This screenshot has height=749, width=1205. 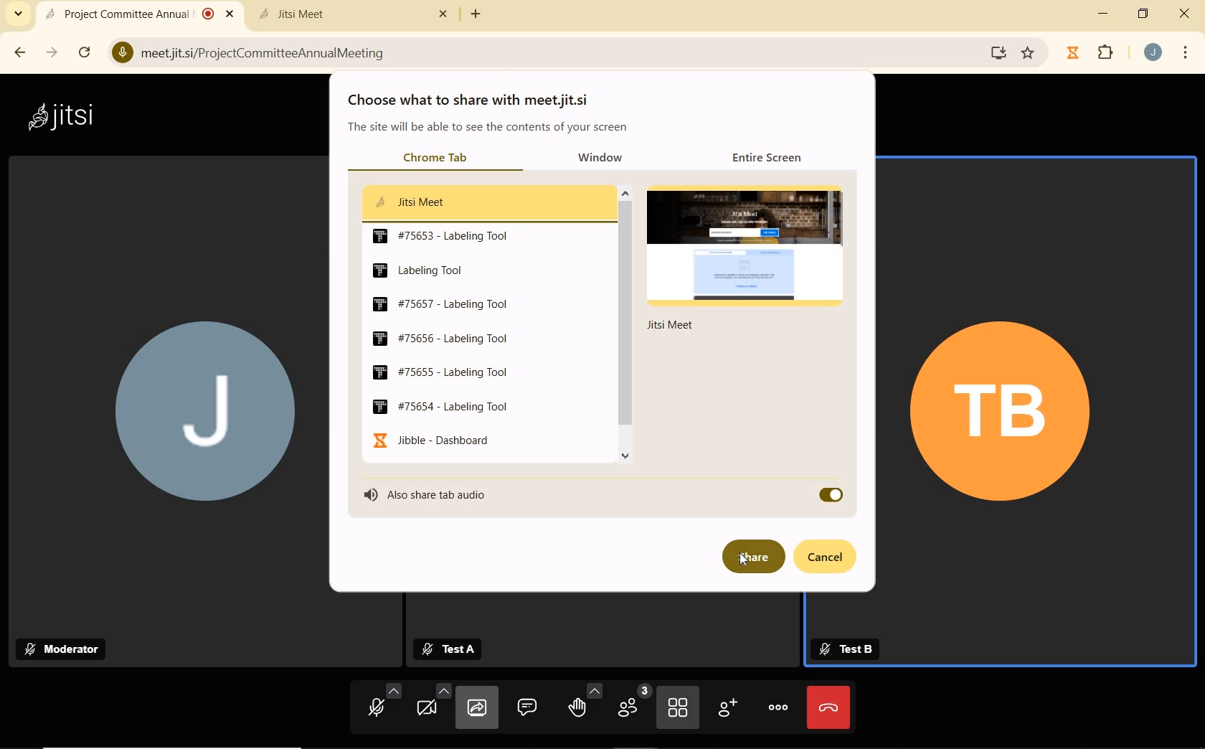 I want to click on Jitsi Meet, so click(x=408, y=201).